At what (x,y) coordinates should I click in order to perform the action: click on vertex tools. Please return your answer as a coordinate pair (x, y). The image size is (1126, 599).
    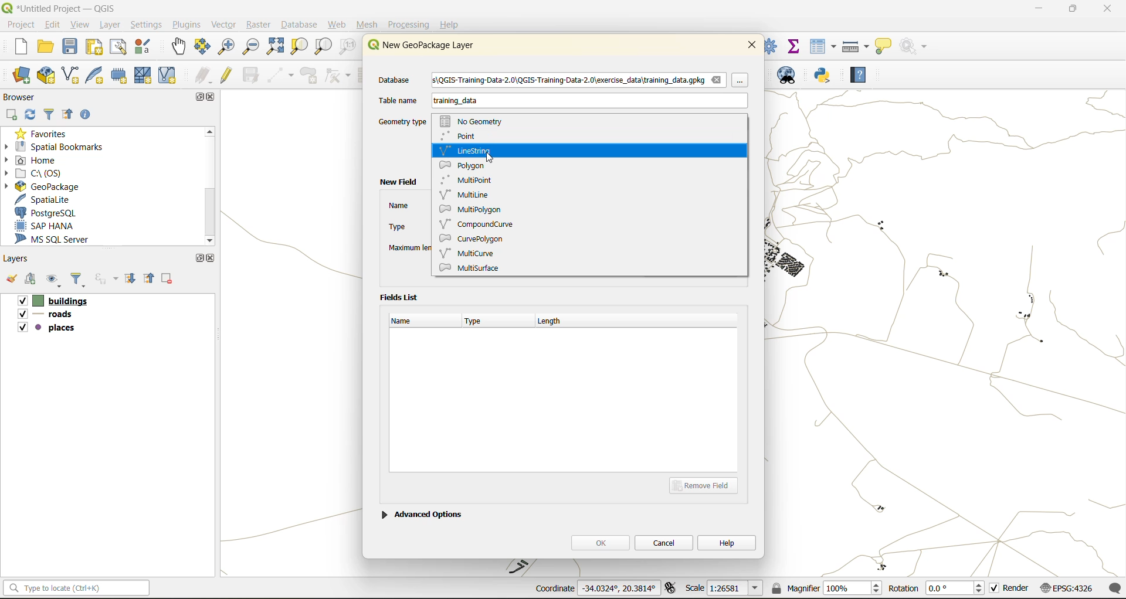
    Looking at the image, I should click on (338, 76).